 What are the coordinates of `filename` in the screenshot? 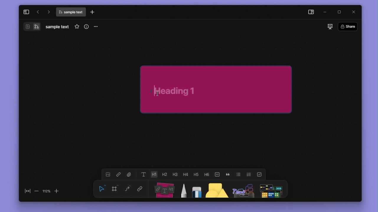 It's located at (57, 27).